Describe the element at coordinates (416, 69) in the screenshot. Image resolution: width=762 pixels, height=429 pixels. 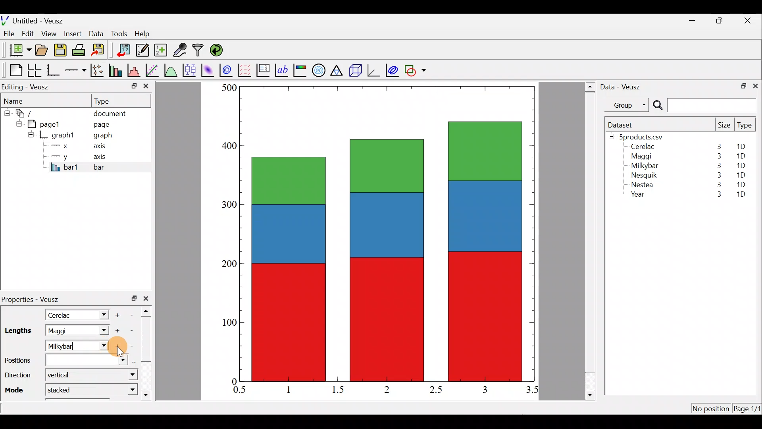
I see `Add a shape to the plot.` at that location.